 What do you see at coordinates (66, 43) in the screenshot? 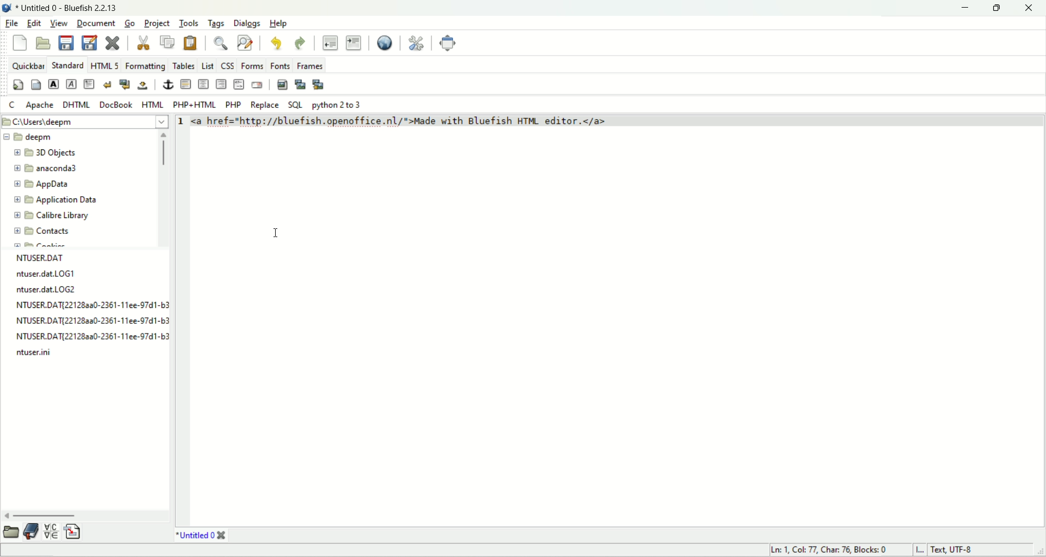
I see `save current file` at bounding box center [66, 43].